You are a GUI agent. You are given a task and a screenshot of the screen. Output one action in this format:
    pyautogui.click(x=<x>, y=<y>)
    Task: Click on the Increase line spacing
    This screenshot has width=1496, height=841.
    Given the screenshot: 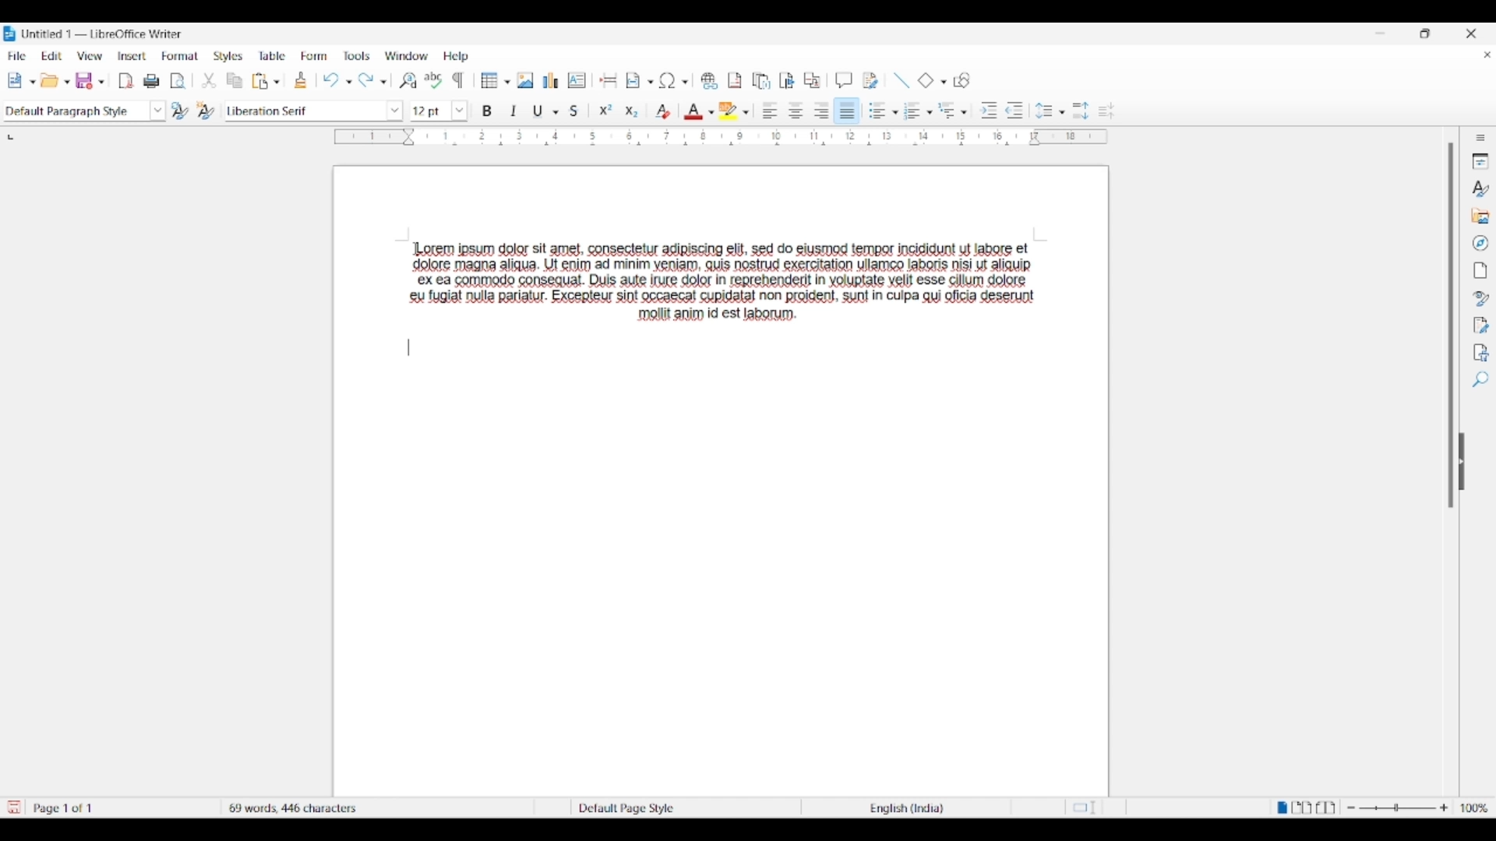 What is the action you would take?
    pyautogui.click(x=1081, y=111)
    